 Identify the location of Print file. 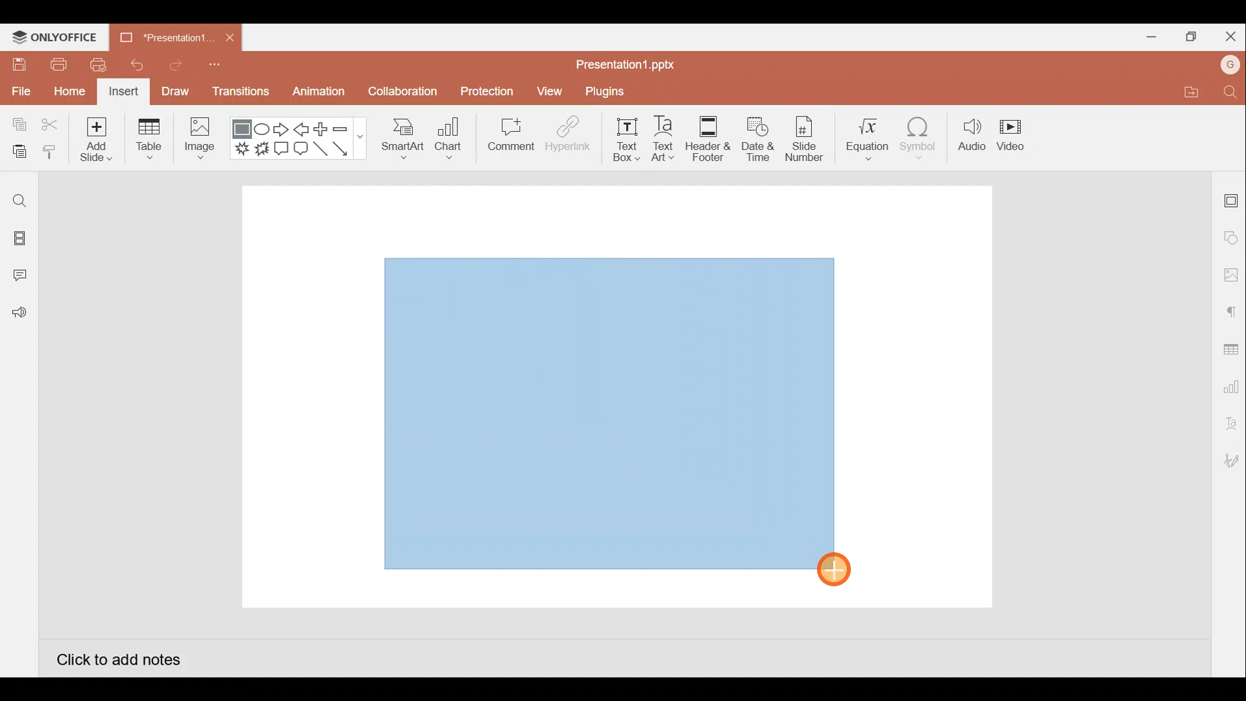
(57, 64).